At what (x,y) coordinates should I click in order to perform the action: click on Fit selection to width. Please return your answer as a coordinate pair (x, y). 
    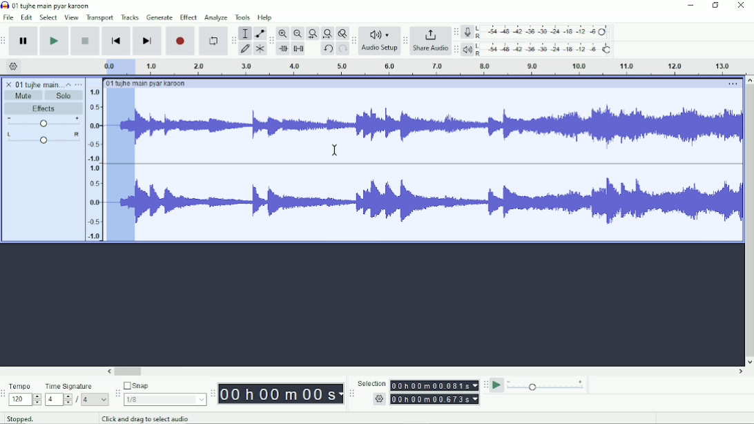
    Looking at the image, I should click on (313, 35).